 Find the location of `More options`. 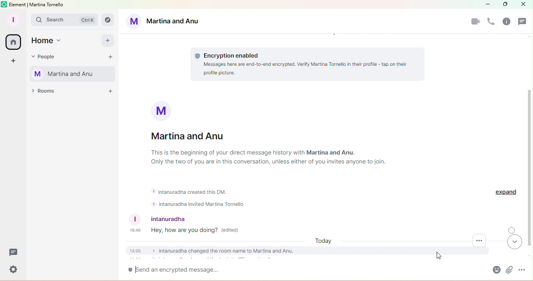

More options is located at coordinates (479, 241).